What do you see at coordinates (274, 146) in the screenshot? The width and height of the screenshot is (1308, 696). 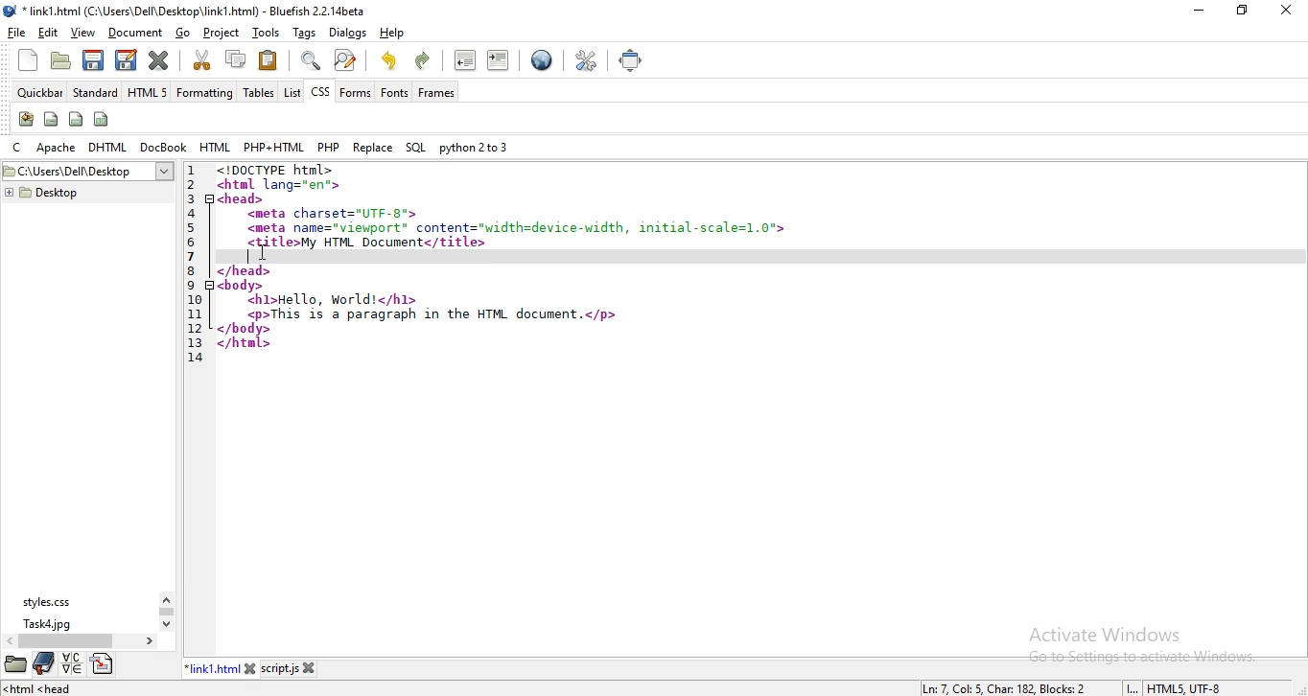 I see `php + html` at bounding box center [274, 146].